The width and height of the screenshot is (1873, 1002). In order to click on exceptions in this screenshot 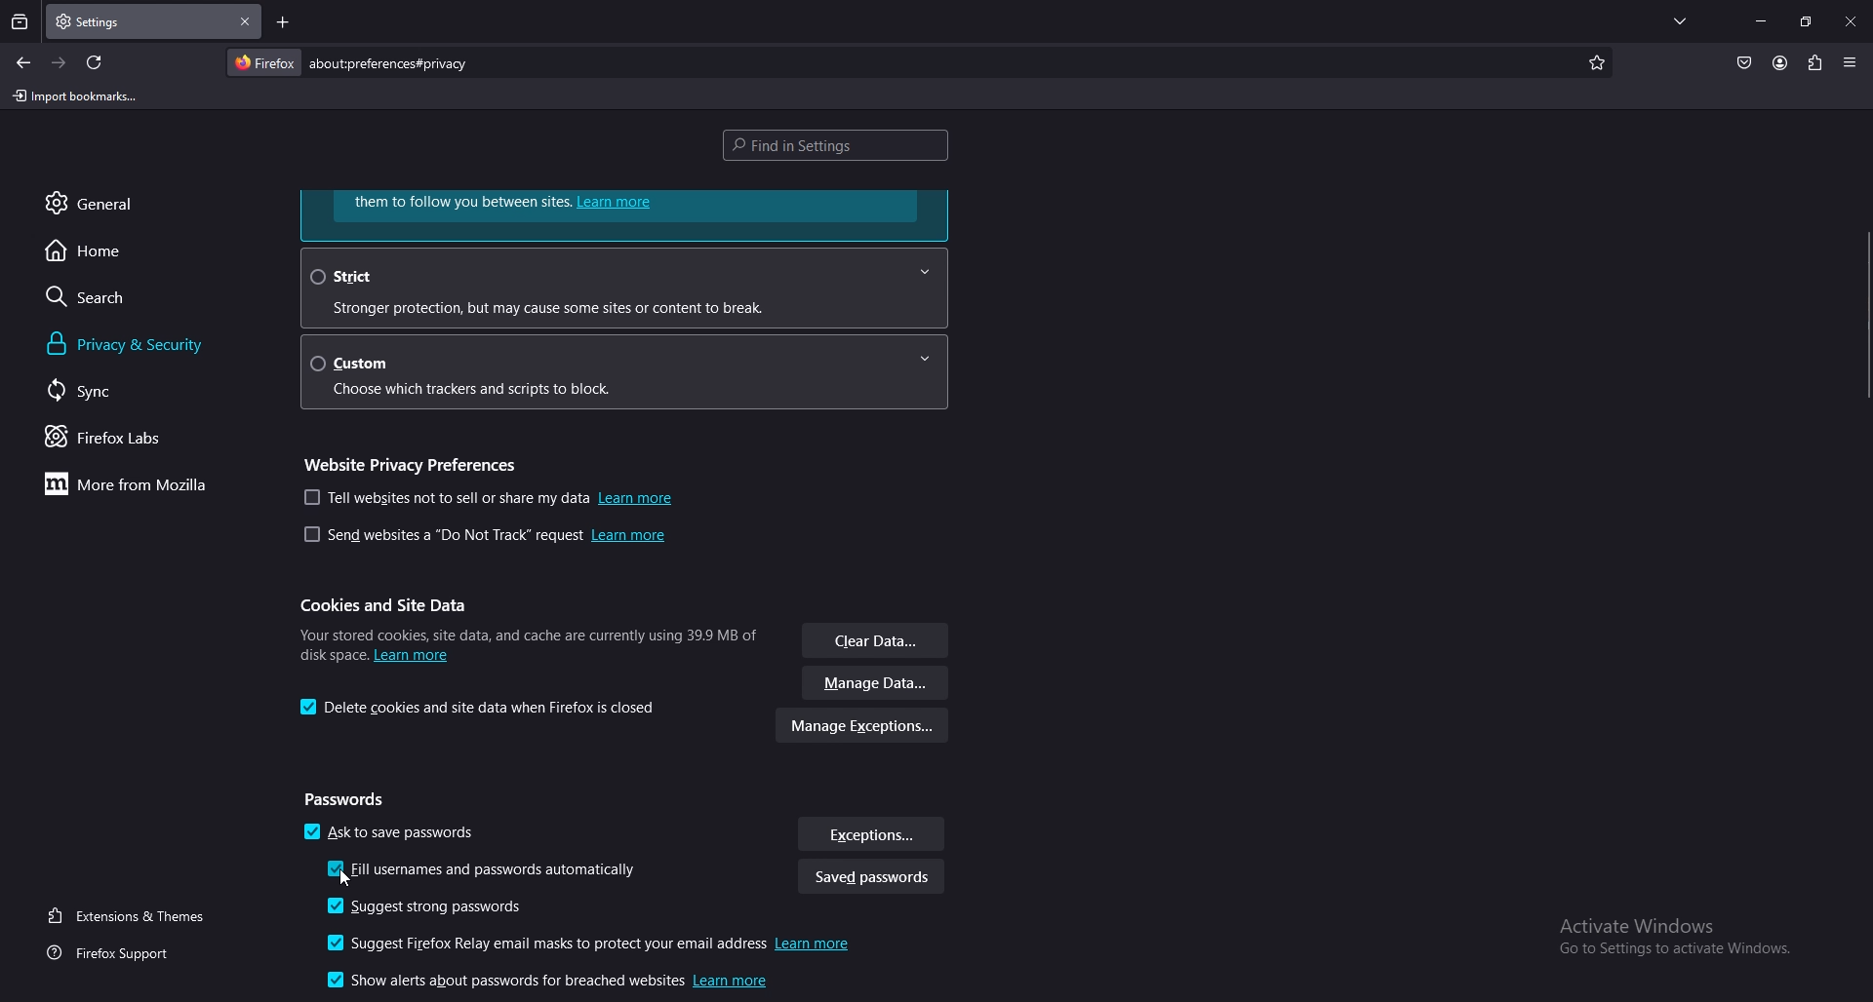, I will do `click(871, 834)`.